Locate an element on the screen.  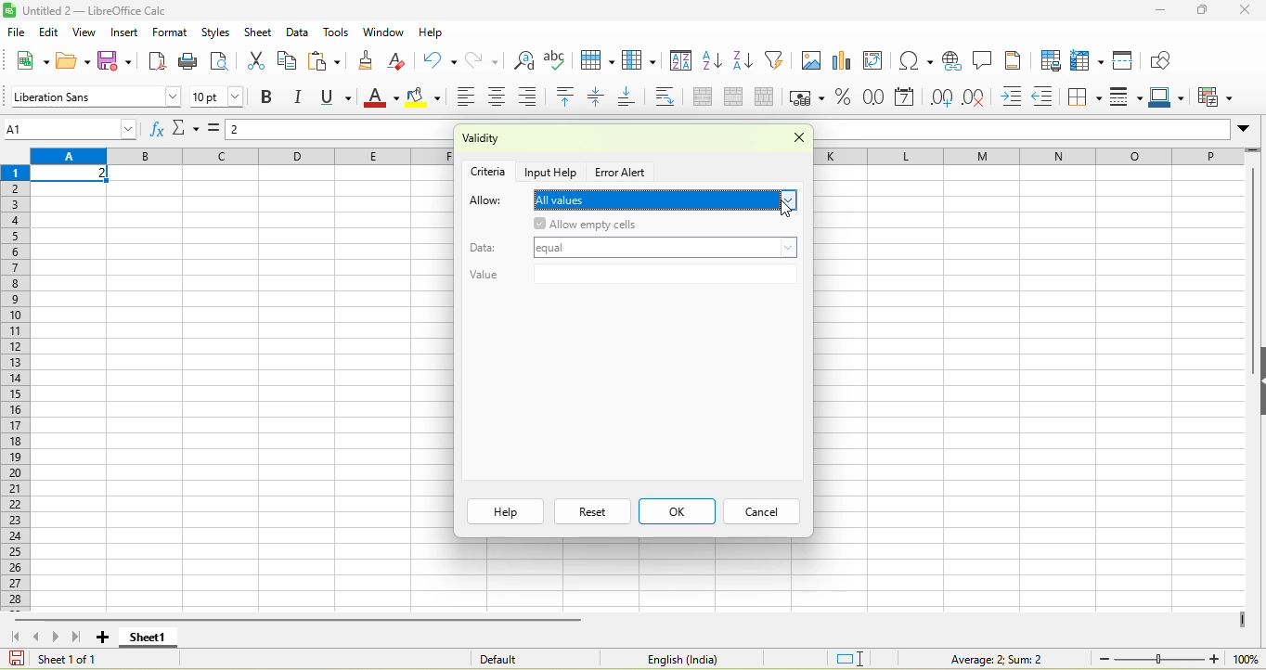
undo is located at coordinates (439, 59).